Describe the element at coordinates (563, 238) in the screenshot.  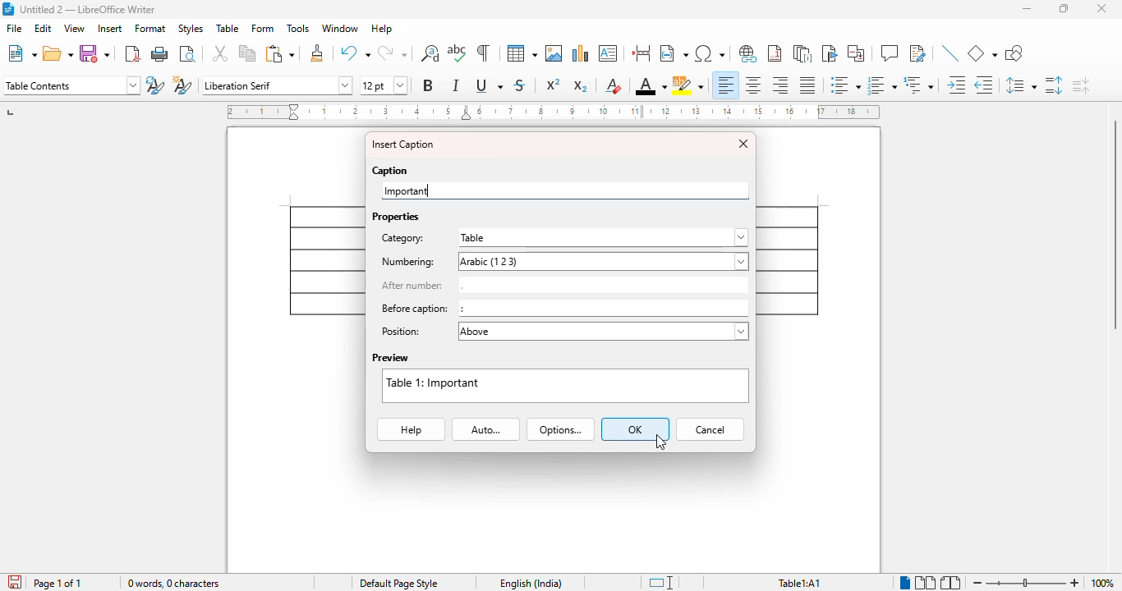
I see `category: table` at that location.